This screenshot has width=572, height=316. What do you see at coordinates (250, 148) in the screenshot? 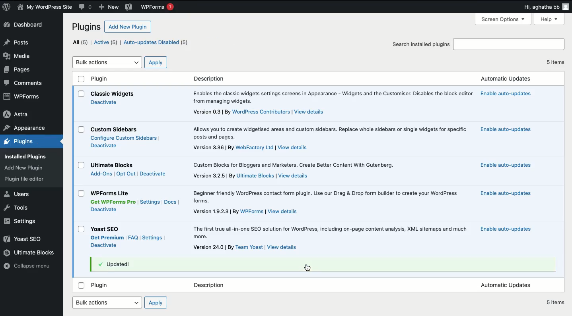
I see `Description` at bounding box center [250, 148].